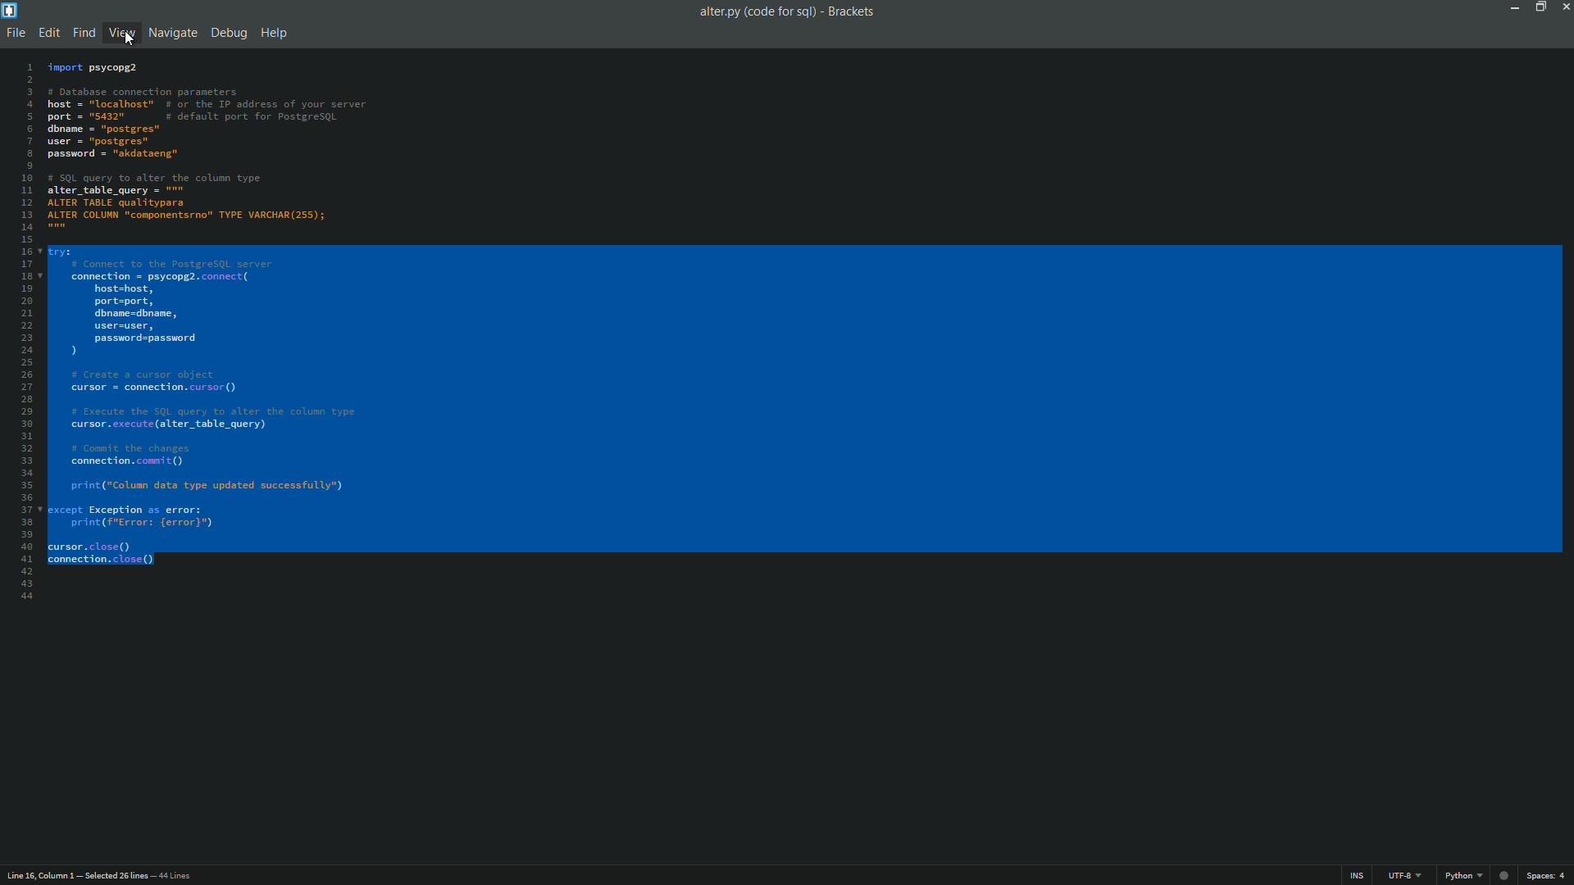 This screenshot has width=1574, height=885. What do you see at coordinates (171, 34) in the screenshot?
I see `navigate menu` at bounding box center [171, 34].